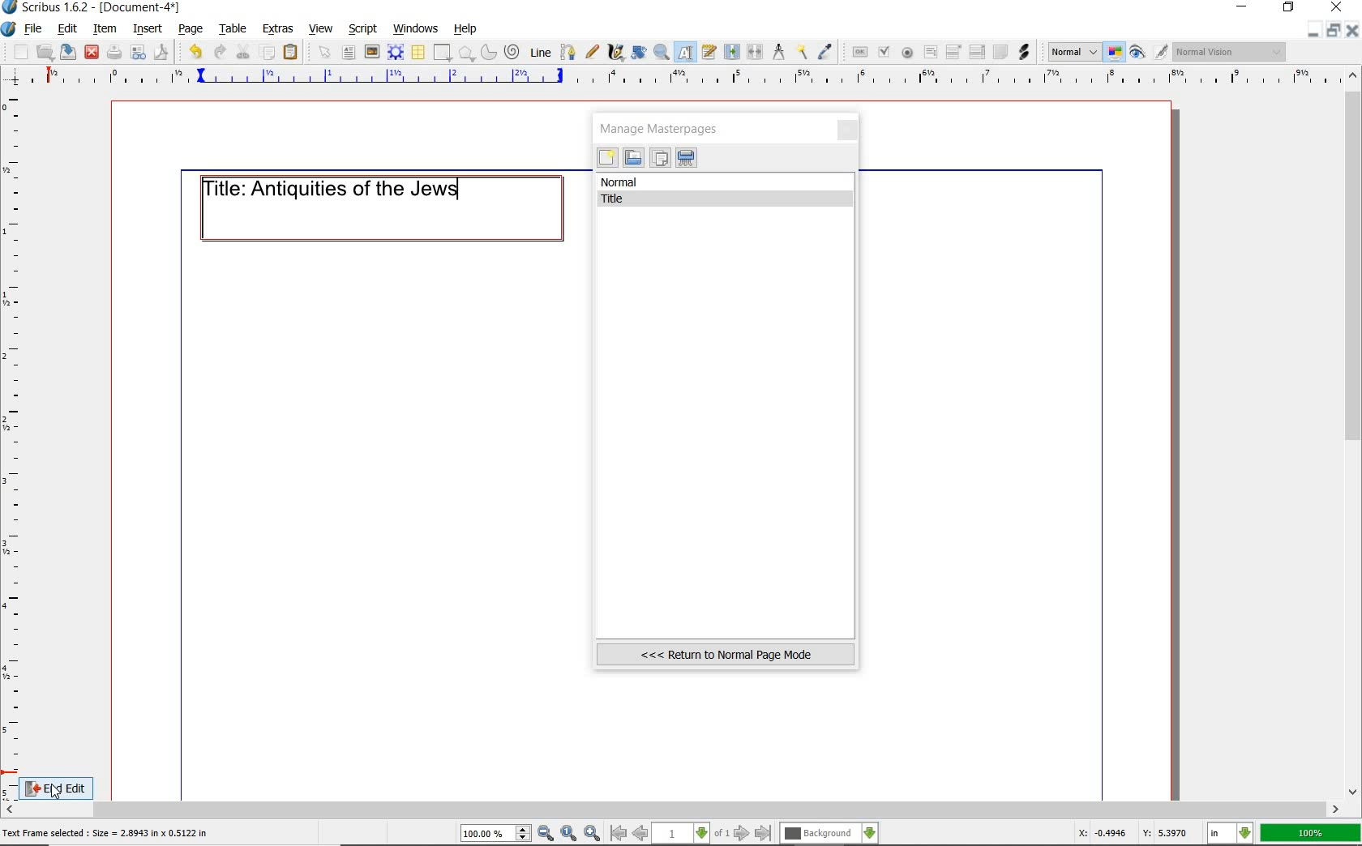 This screenshot has height=846, width=1362. I want to click on normal, so click(726, 182).